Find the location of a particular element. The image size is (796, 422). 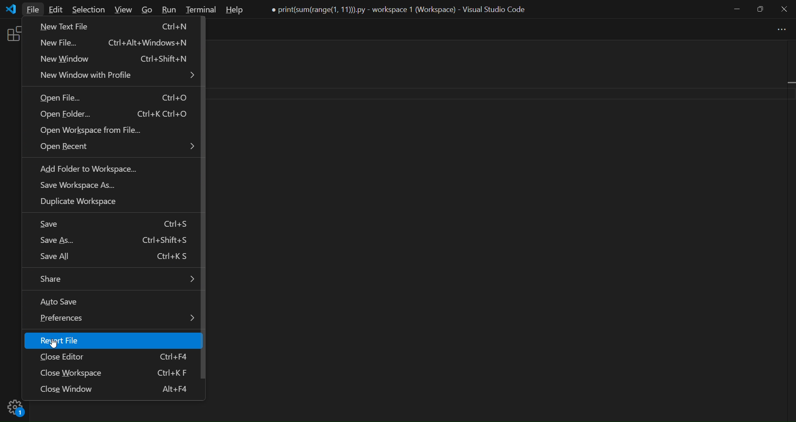

close editor is located at coordinates (119, 356).